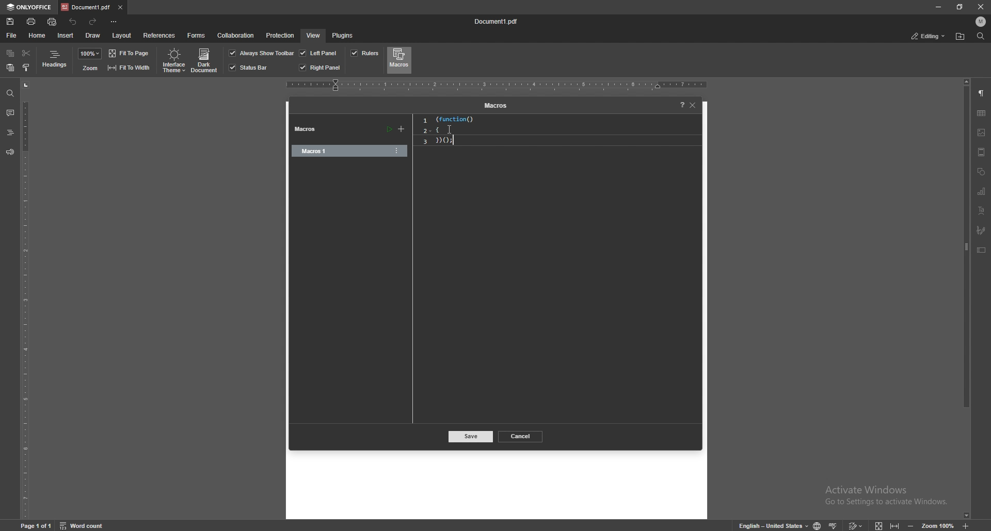 The image size is (991, 531). What do you see at coordinates (912, 525) in the screenshot?
I see `zoom out` at bounding box center [912, 525].